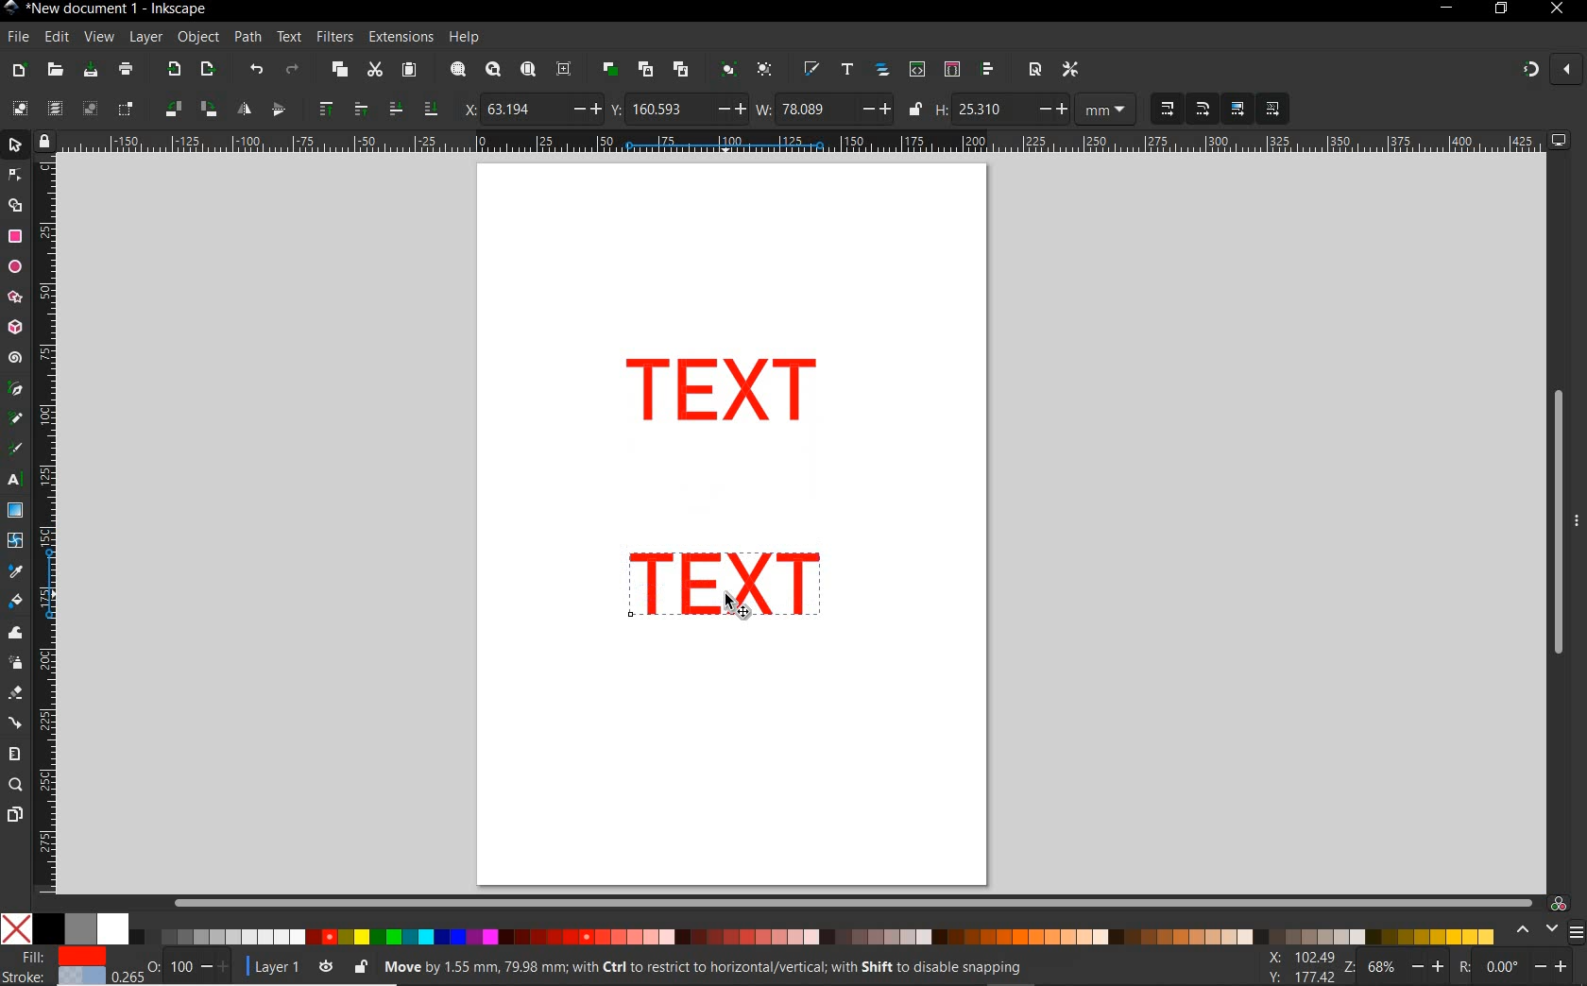 The image size is (1587, 986). Describe the element at coordinates (730, 586) in the screenshot. I see `text duplicate` at that location.